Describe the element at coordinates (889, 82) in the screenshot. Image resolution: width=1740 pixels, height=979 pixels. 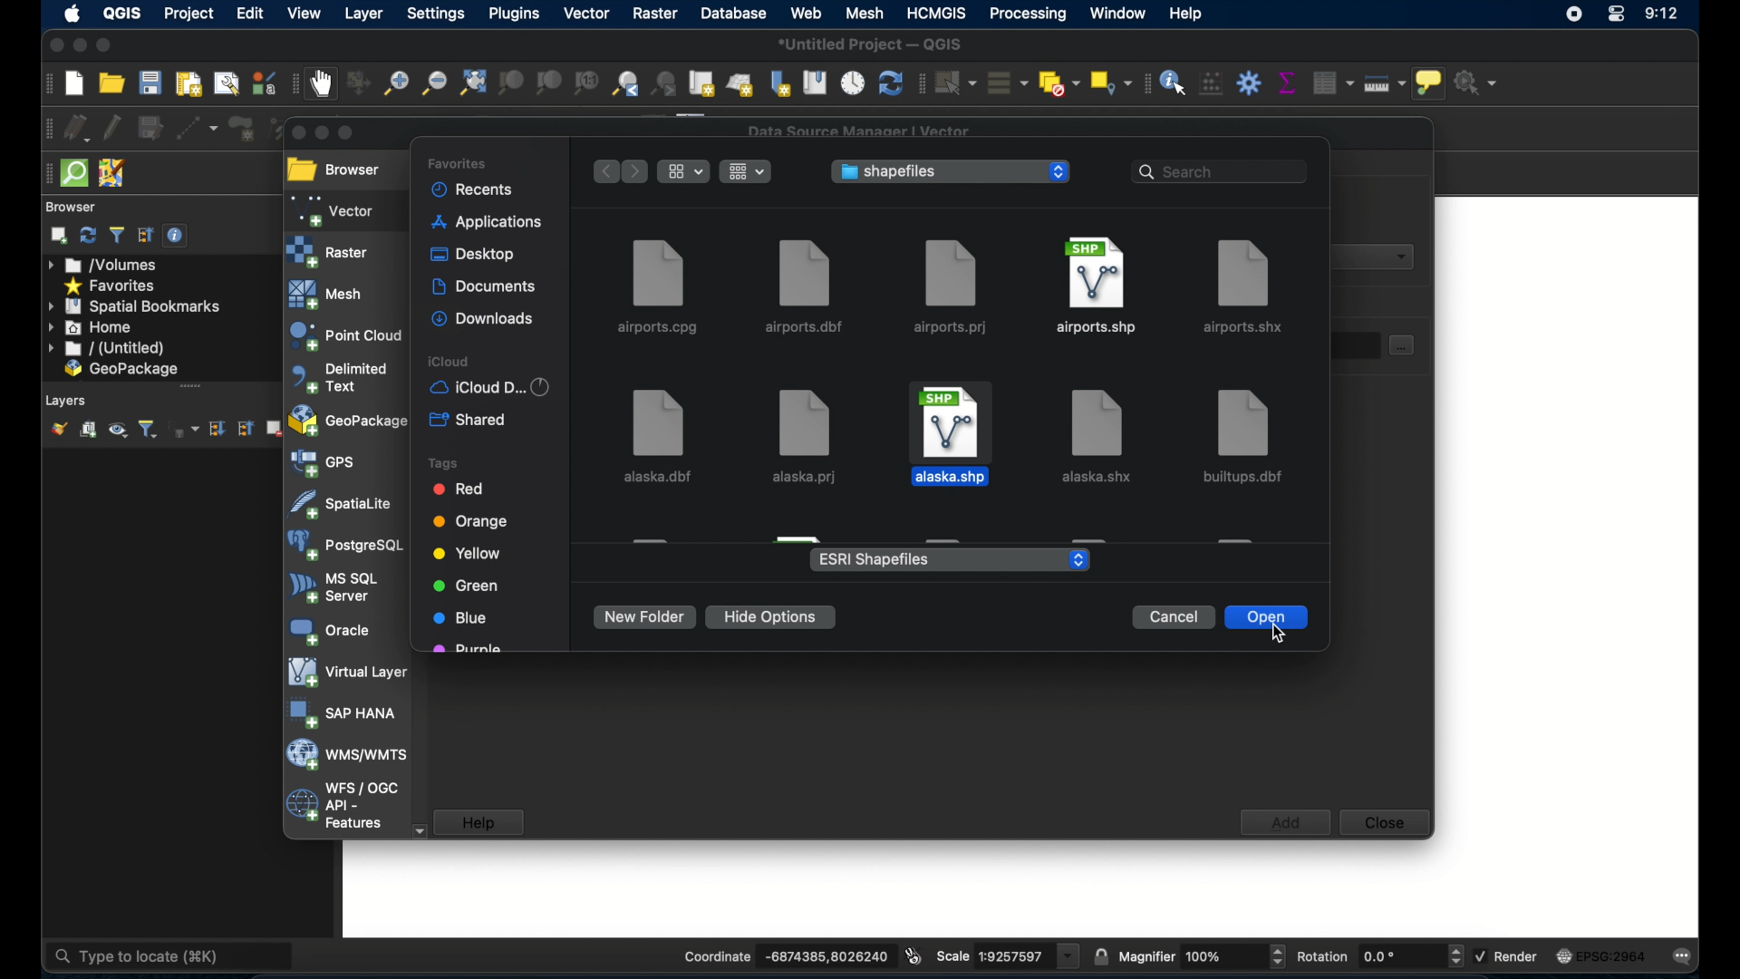
I see `refresh` at that location.